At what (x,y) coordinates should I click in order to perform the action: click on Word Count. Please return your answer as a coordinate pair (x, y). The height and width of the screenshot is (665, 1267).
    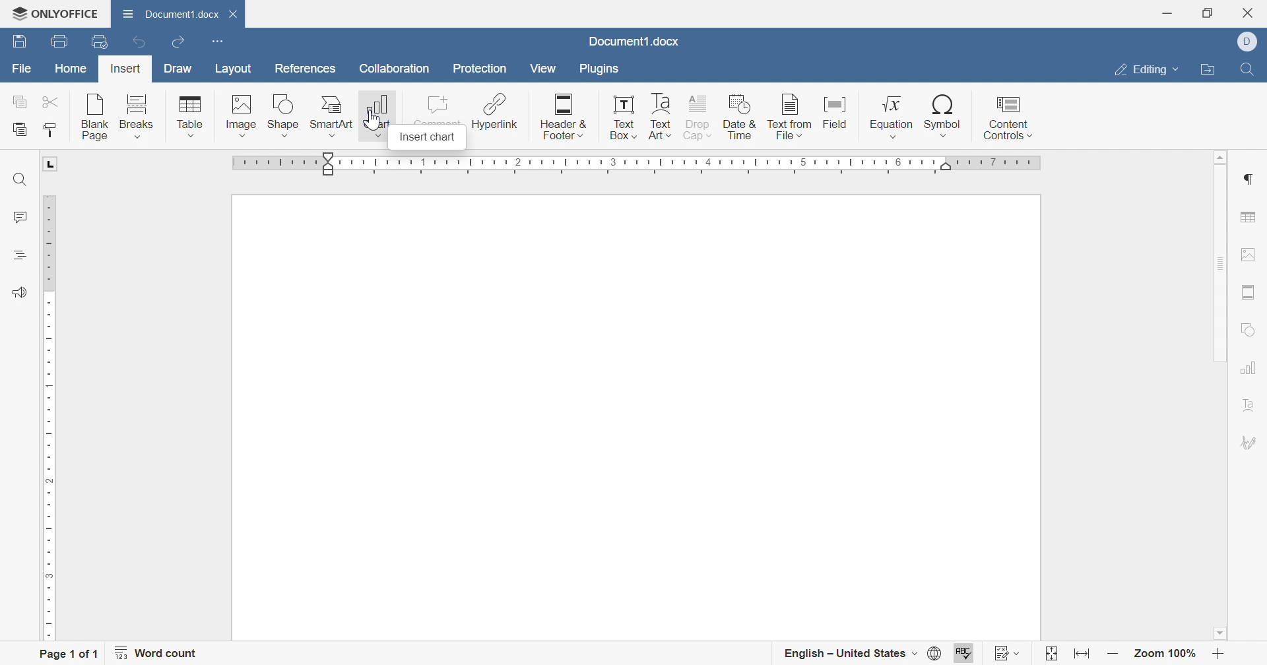
    Looking at the image, I should click on (158, 652).